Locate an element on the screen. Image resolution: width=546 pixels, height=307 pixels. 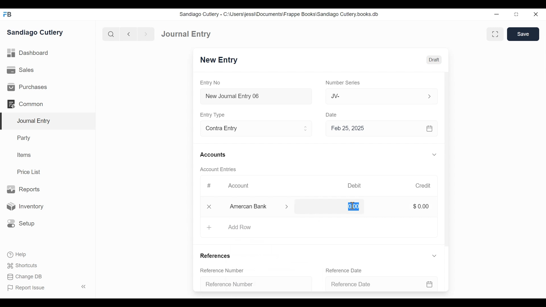
$0.00 is located at coordinates (421, 206).